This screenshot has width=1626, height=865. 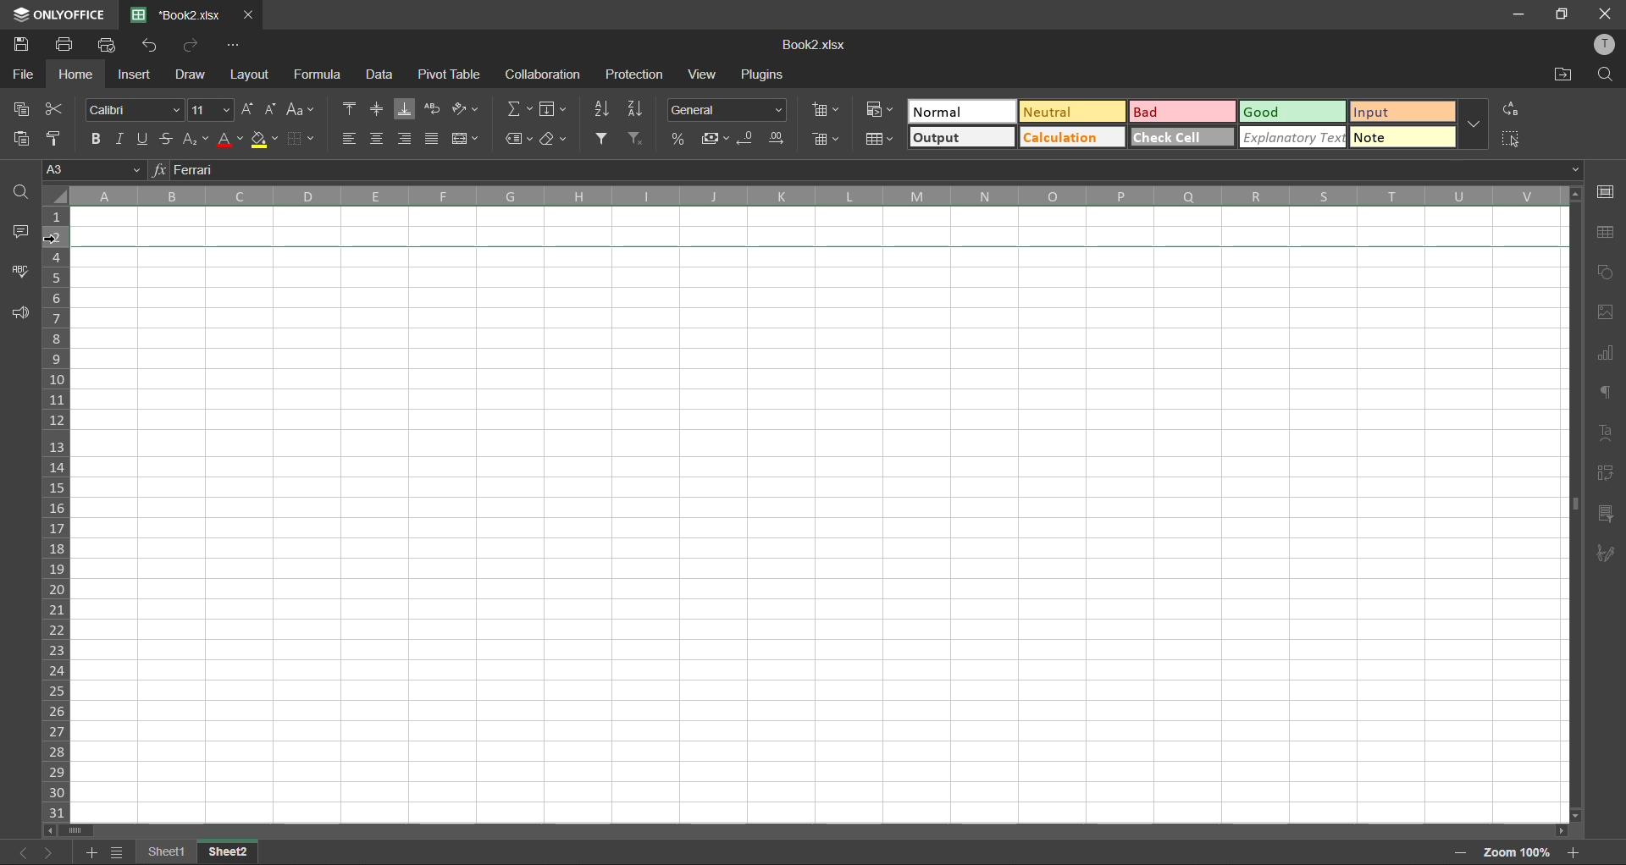 What do you see at coordinates (22, 315) in the screenshot?
I see `feedback` at bounding box center [22, 315].